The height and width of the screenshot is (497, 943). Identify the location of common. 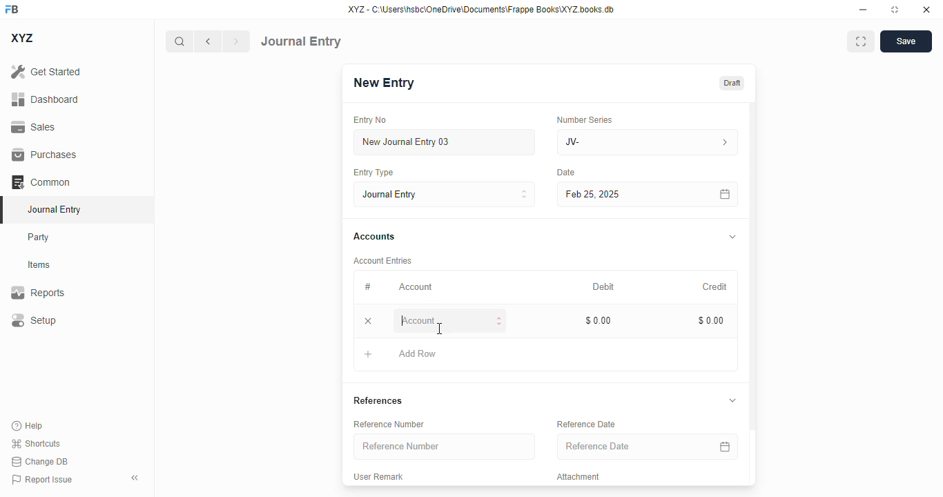
(41, 182).